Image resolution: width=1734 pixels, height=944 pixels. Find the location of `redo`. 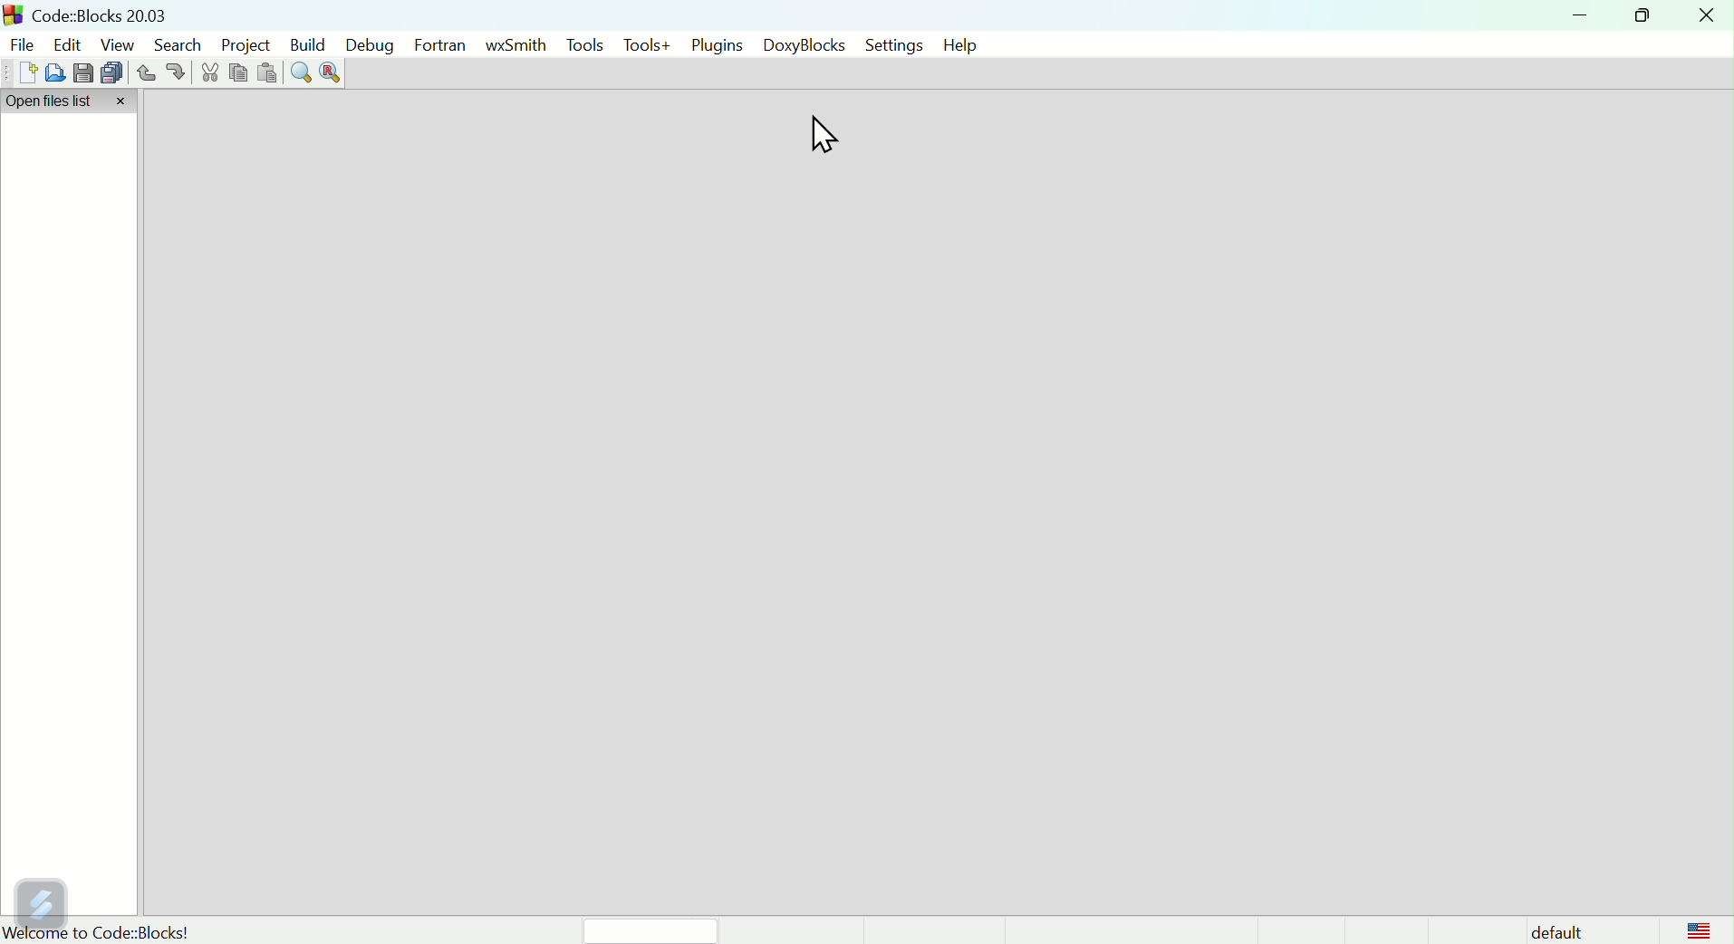

redo is located at coordinates (178, 72).